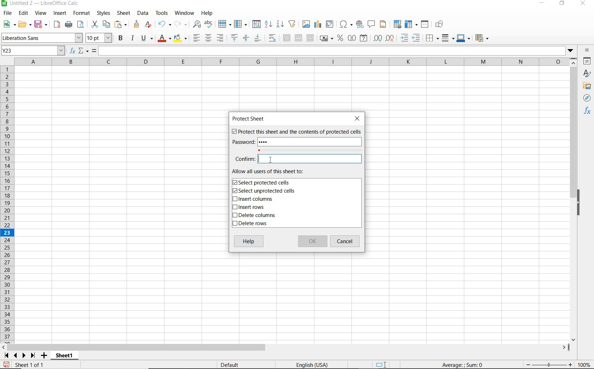  Describe the element at coordinates (330, 24) in the screenshot. I see `INSERT OR EDIT PIVOT TABLE` at that location.